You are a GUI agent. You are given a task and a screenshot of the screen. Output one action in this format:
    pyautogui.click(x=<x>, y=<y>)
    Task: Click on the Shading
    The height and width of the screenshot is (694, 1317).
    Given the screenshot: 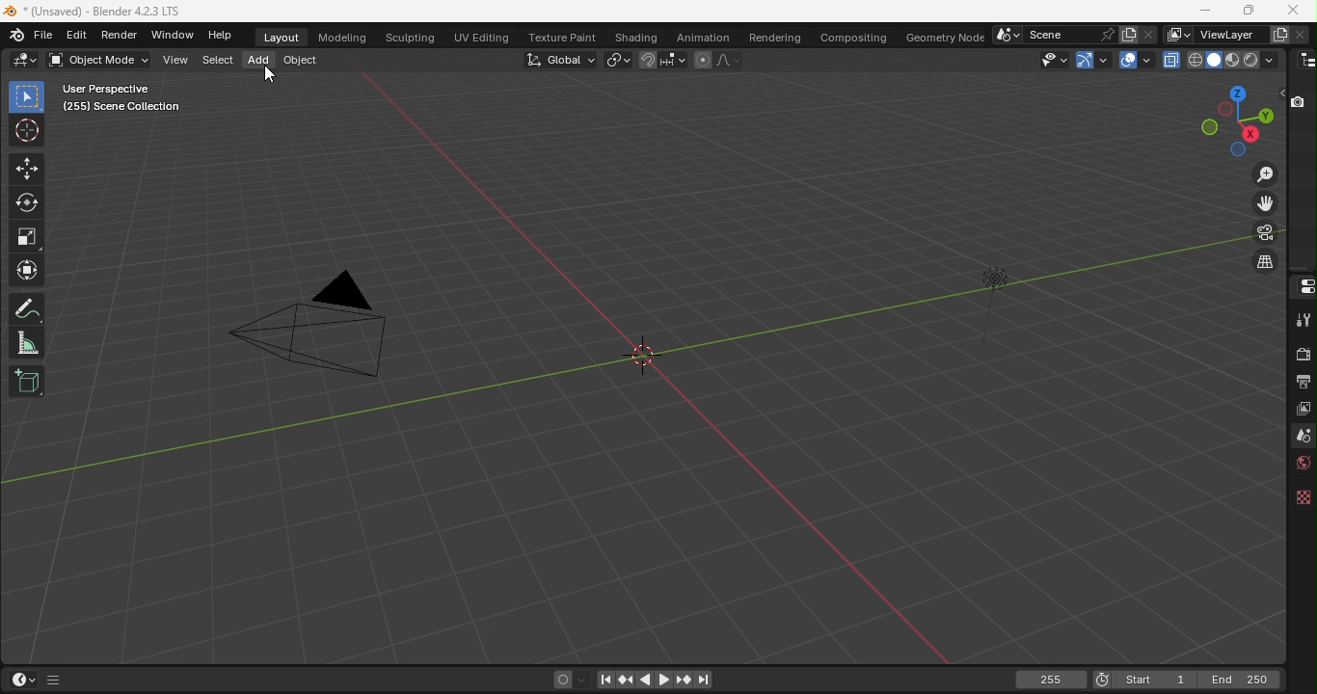 What is the action you would take?
    pyautogui.click(x=636, y=35)
    